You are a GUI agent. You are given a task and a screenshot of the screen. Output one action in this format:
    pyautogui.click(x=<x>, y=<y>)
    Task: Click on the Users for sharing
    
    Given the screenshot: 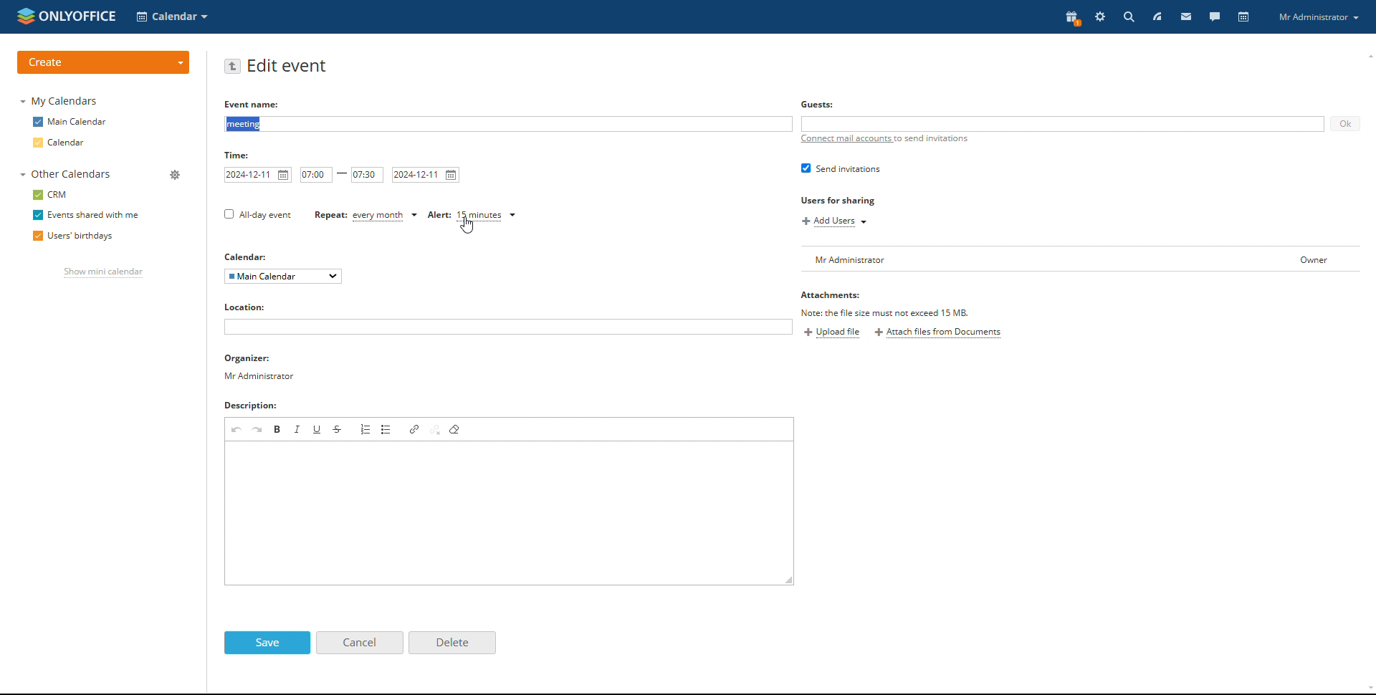 What is the action you would take?
    pyautogui.click(x=847, y=201)
    